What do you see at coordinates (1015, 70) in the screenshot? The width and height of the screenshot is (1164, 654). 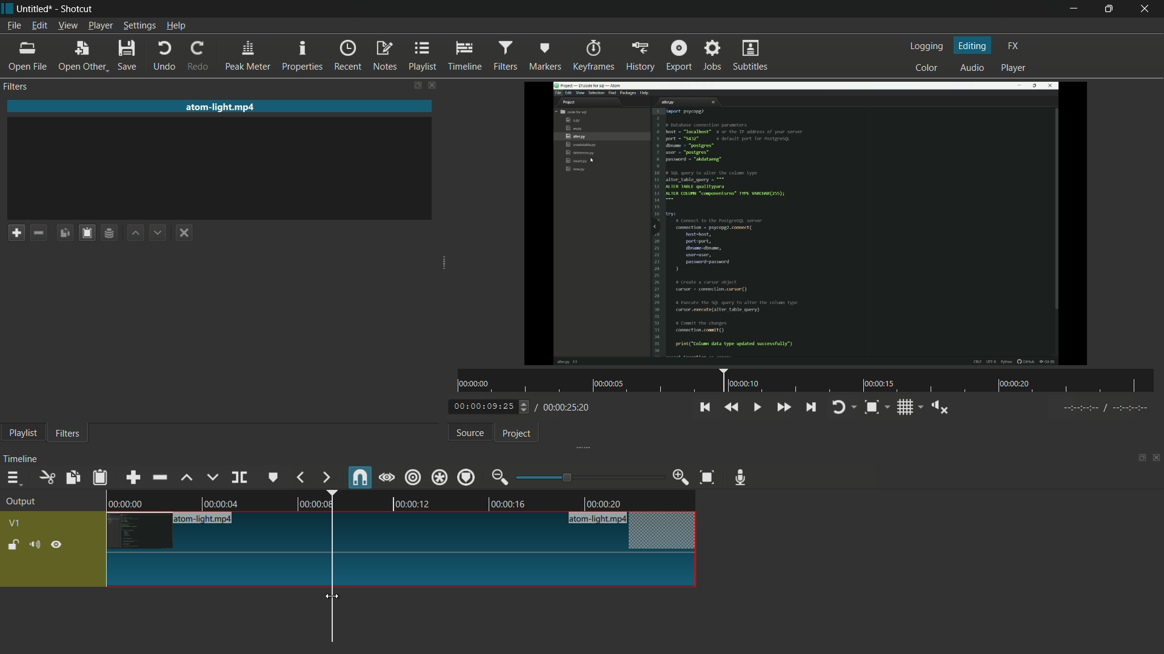 I see `player` at bounding box center [1015, 70].